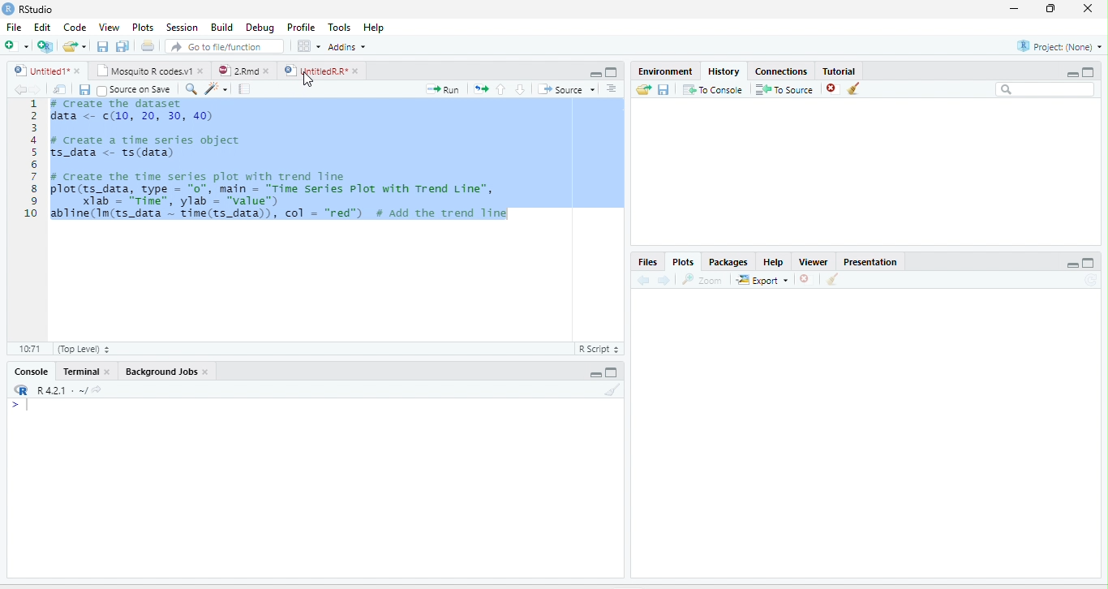 The height and width of the screenshot is (589, 1108). What do you see at coordinates (221, 27) in the screenshot?
I see `Build` at bounding box center [221, 27].